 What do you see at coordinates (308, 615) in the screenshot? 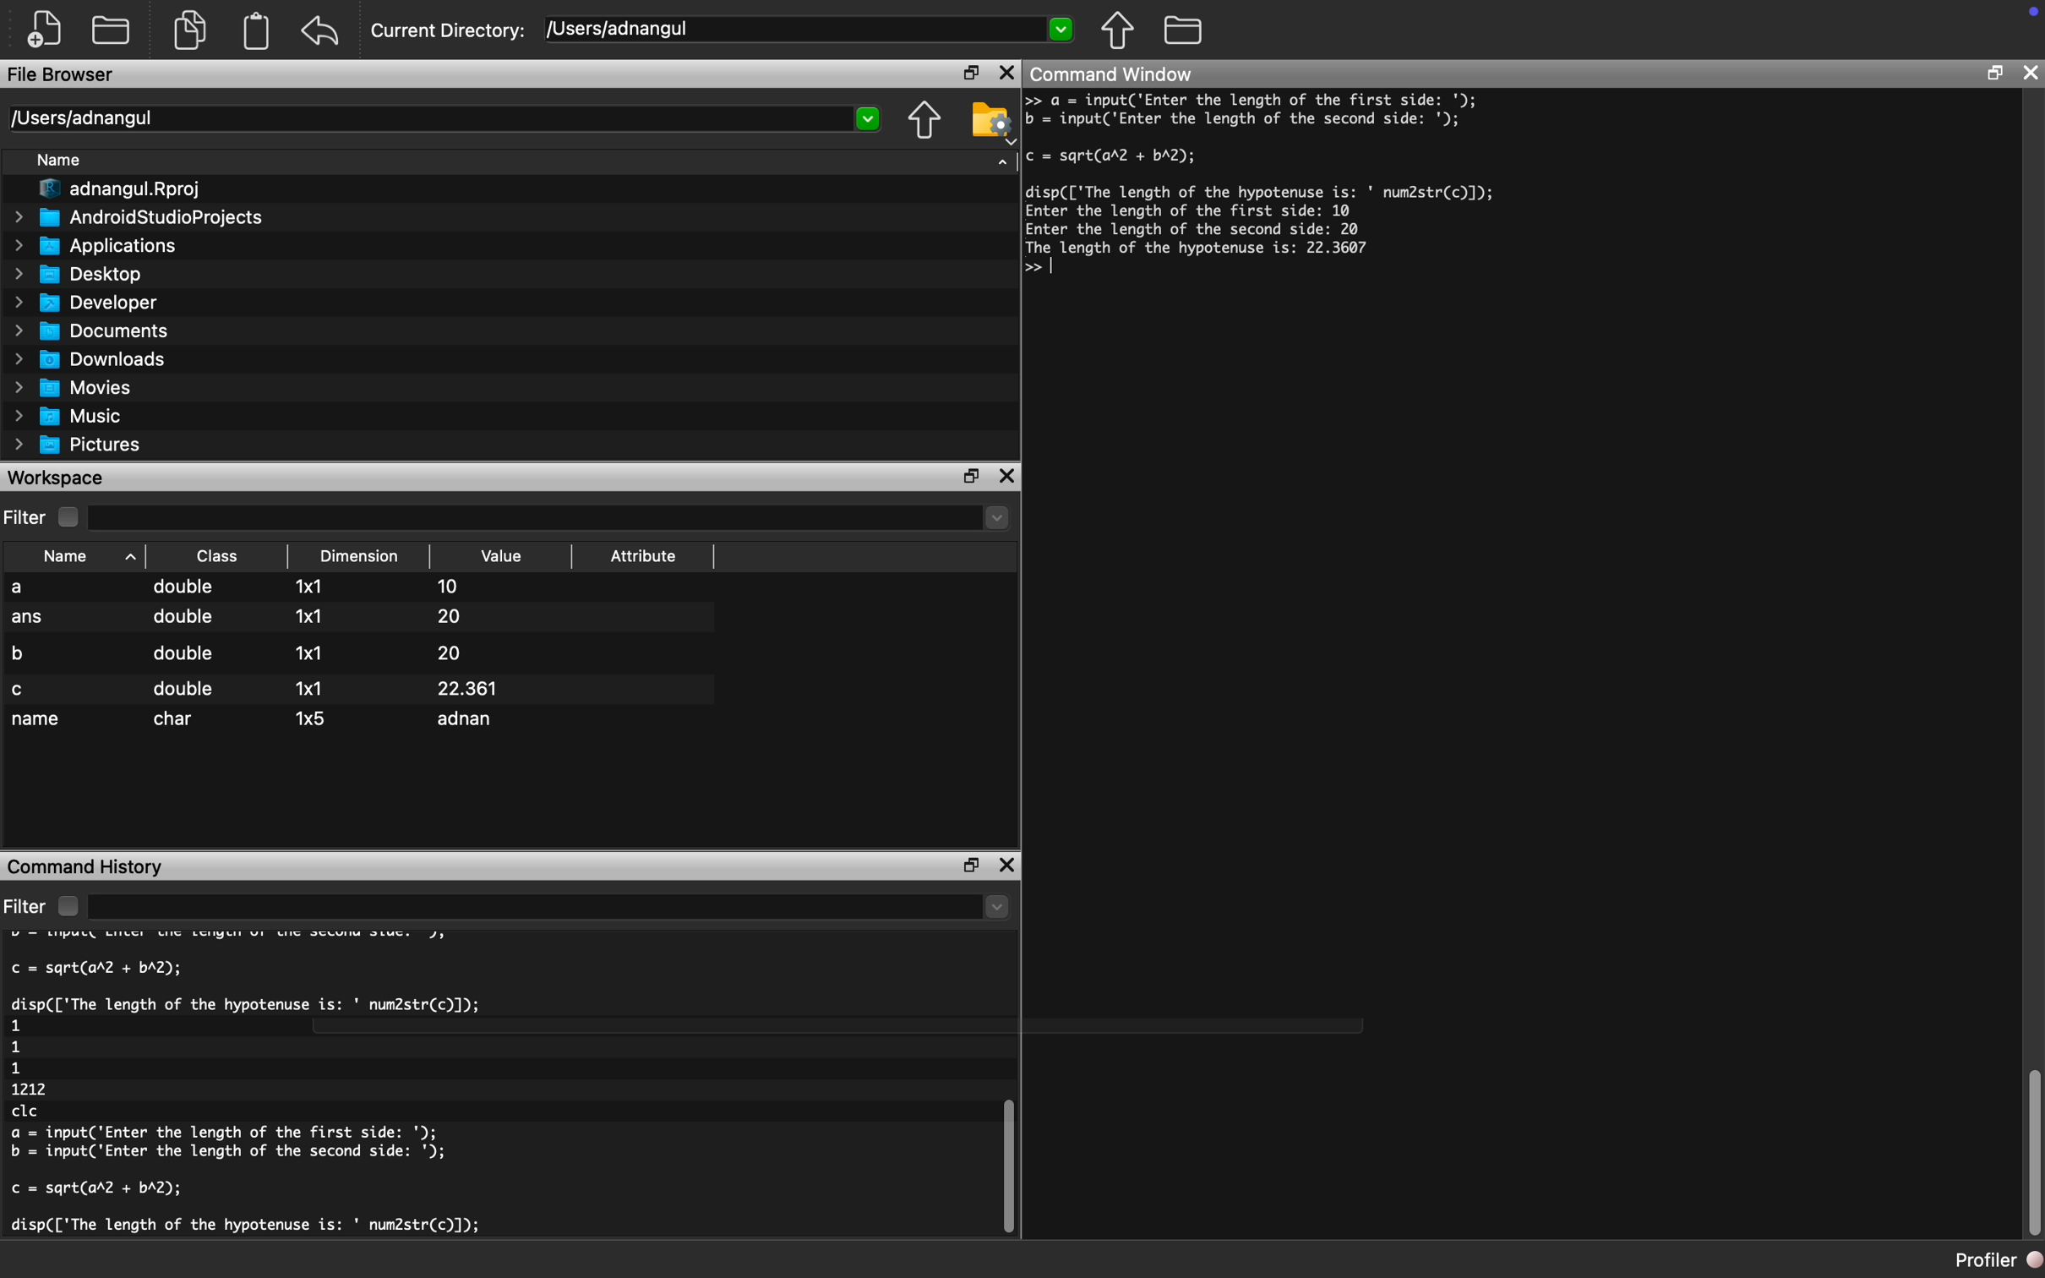
I see `1x1` at bounding box center [308, 615].